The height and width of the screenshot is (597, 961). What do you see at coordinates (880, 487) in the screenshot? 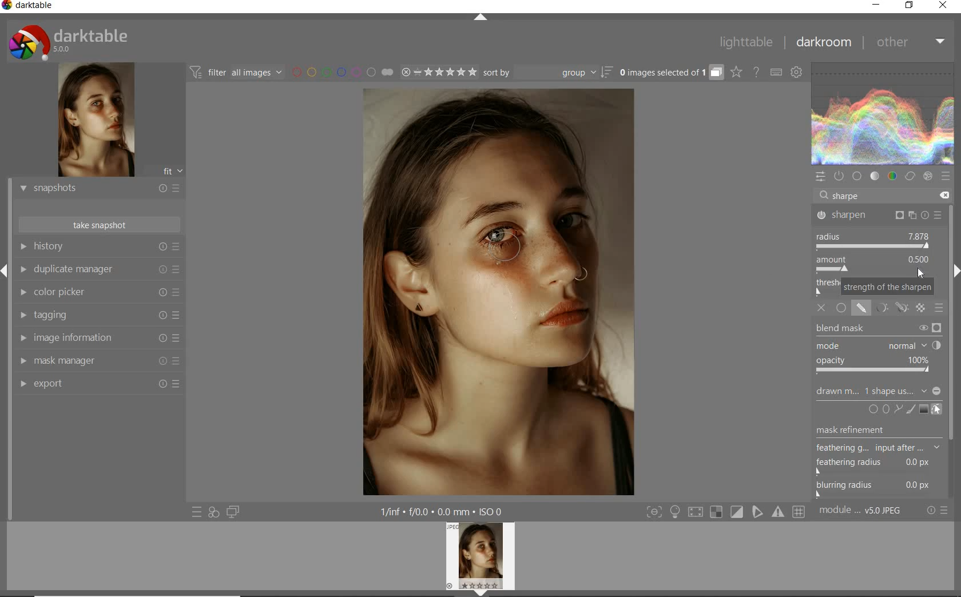
I see `BLURING RADIUS` at bounding box center [880, 487].